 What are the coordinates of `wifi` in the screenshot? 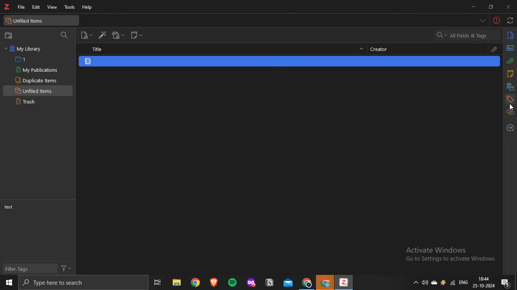 It's located at (453, 283).